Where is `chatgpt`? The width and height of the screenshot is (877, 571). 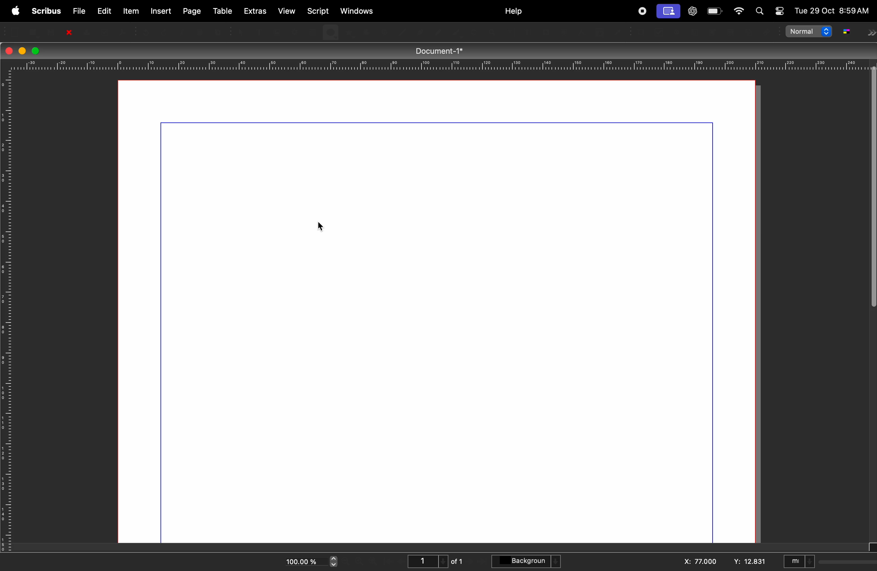
chatgpt is located at coordinates (692, 10).